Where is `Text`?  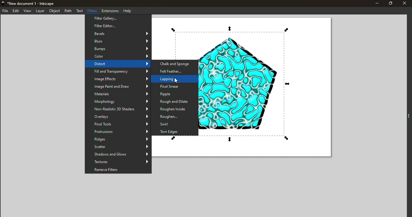 Text is located at coordinates (80, 11).